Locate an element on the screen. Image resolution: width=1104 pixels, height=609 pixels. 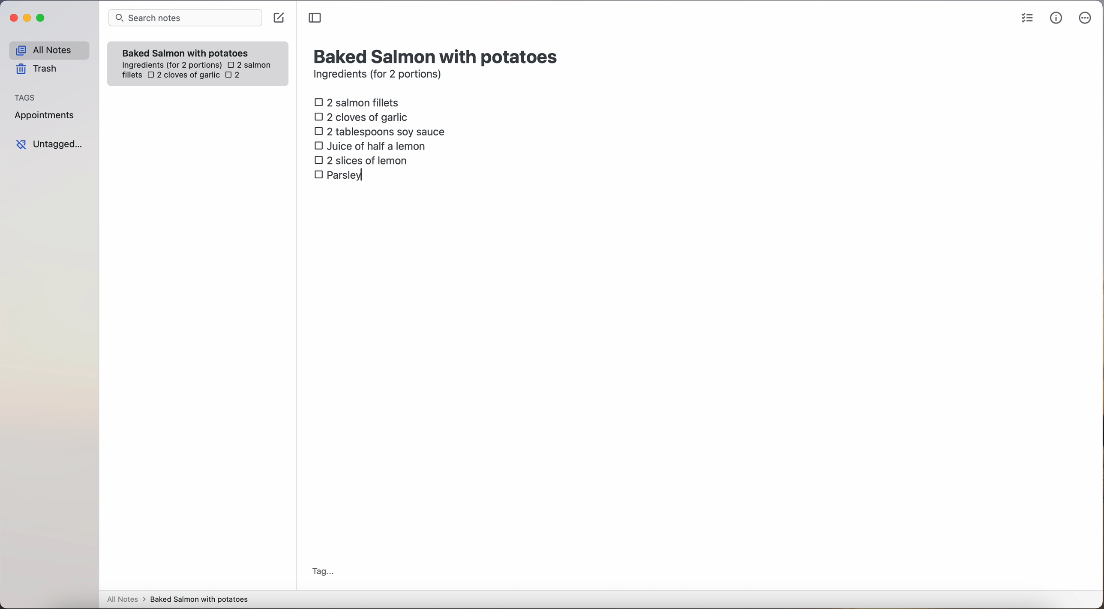
fillets is located at coordinates (132, 75).